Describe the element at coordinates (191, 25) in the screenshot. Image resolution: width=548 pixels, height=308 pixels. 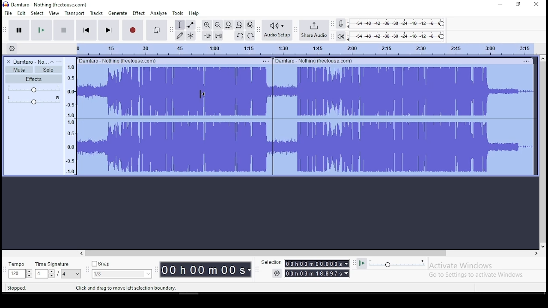
I see `envelope tool` at that location.